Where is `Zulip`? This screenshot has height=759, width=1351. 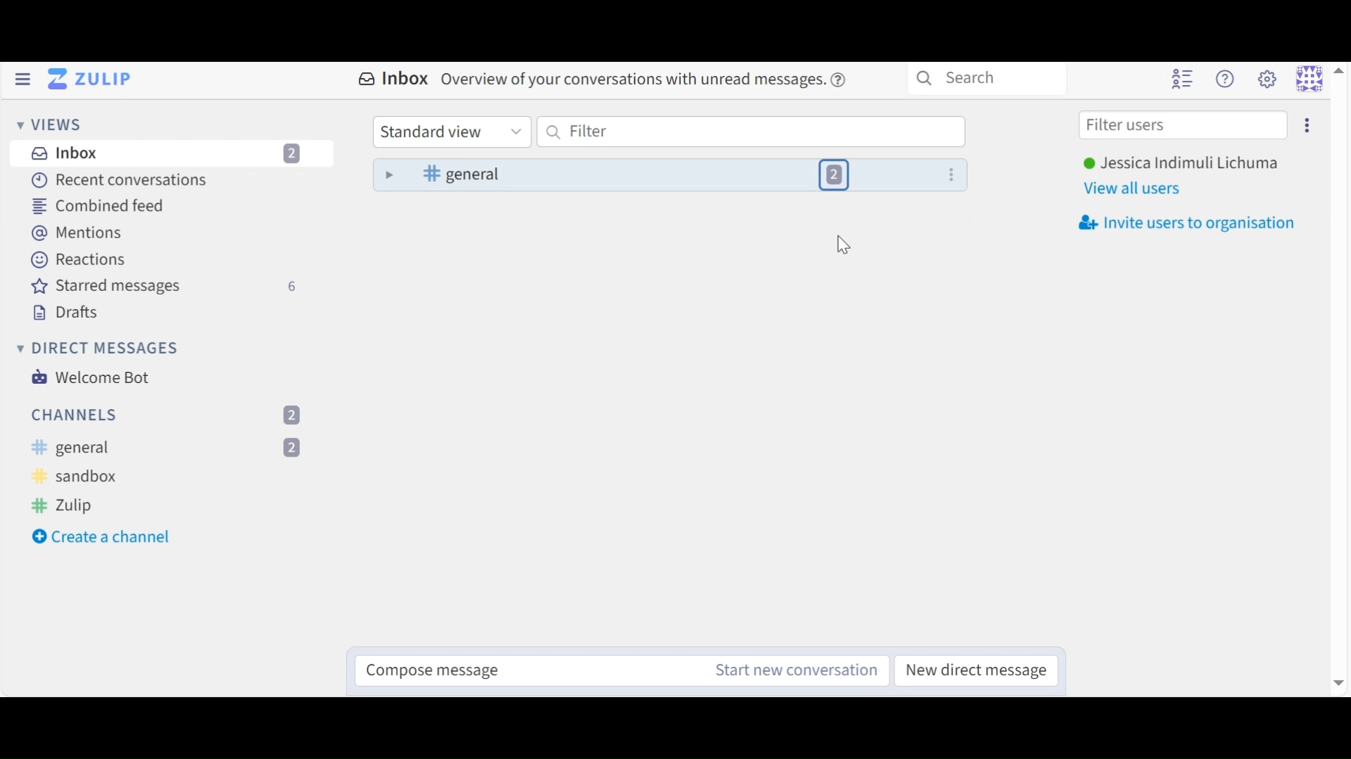
Zulip is located at coordinates (170, 505).